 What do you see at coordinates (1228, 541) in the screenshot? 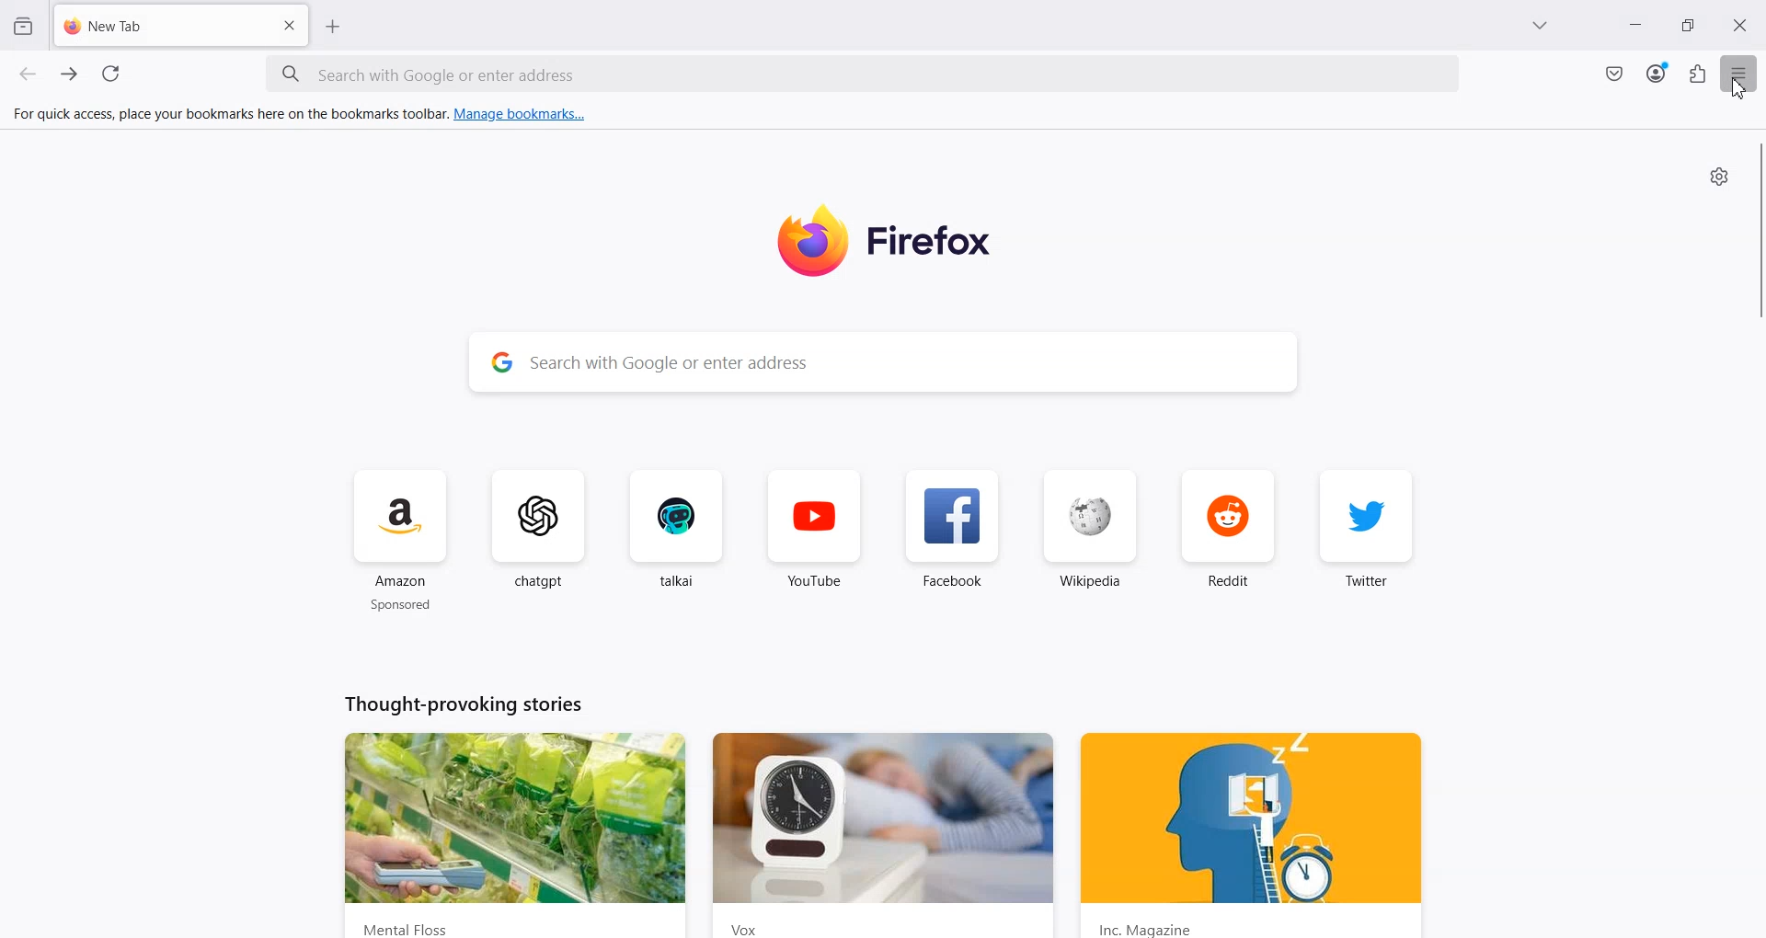
I see `Reddit` at bounding box center [1228, 541].